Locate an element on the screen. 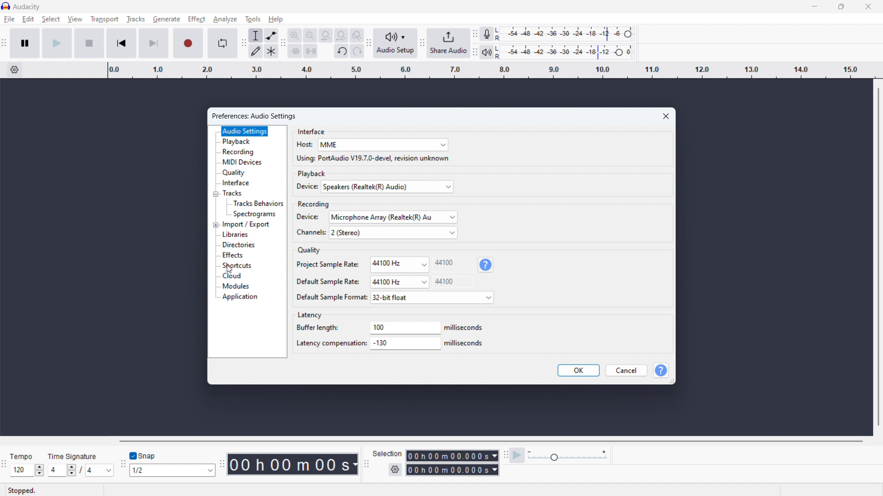 The height and width of the screenshot is (496, 883). maximize is located at coordinates (840, 7).